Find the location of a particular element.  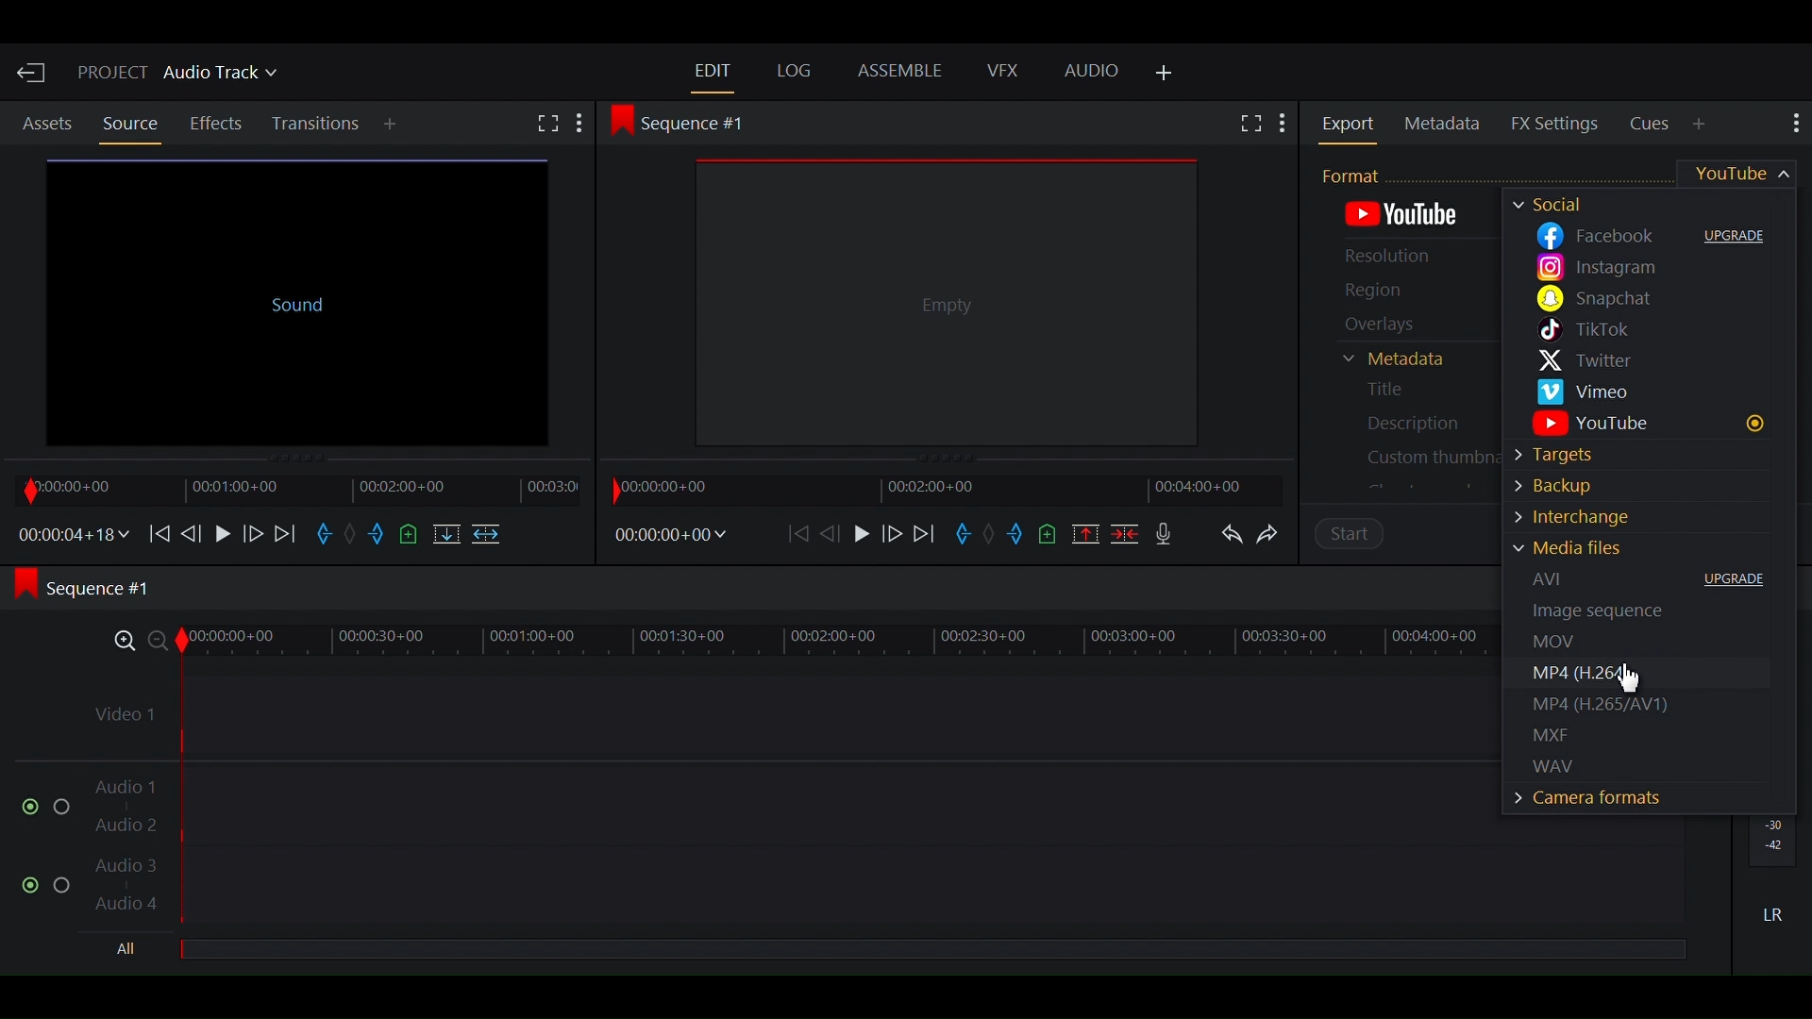

Metadata is located at coordinates (1446, 125).